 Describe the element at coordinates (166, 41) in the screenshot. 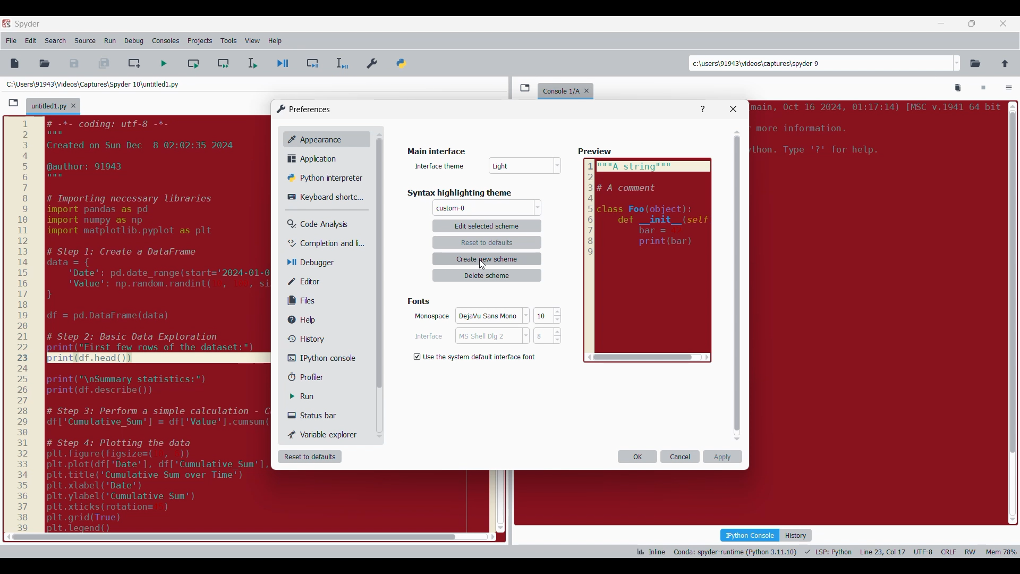

I see `Consoles menu` at that location.